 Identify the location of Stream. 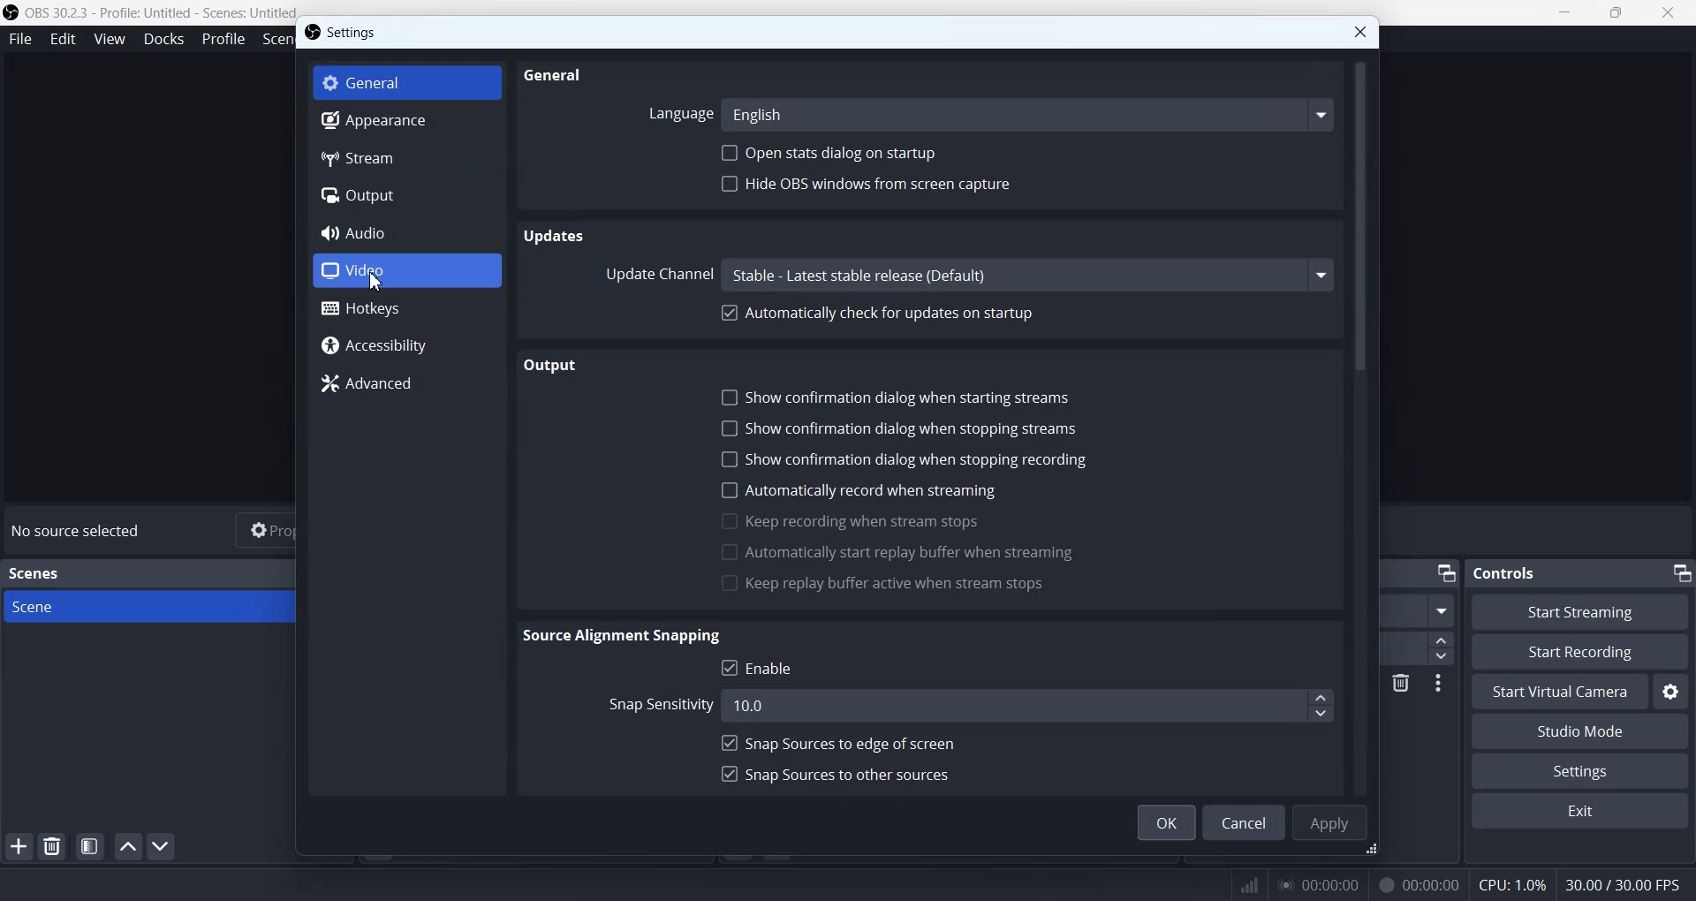
(405, 157).